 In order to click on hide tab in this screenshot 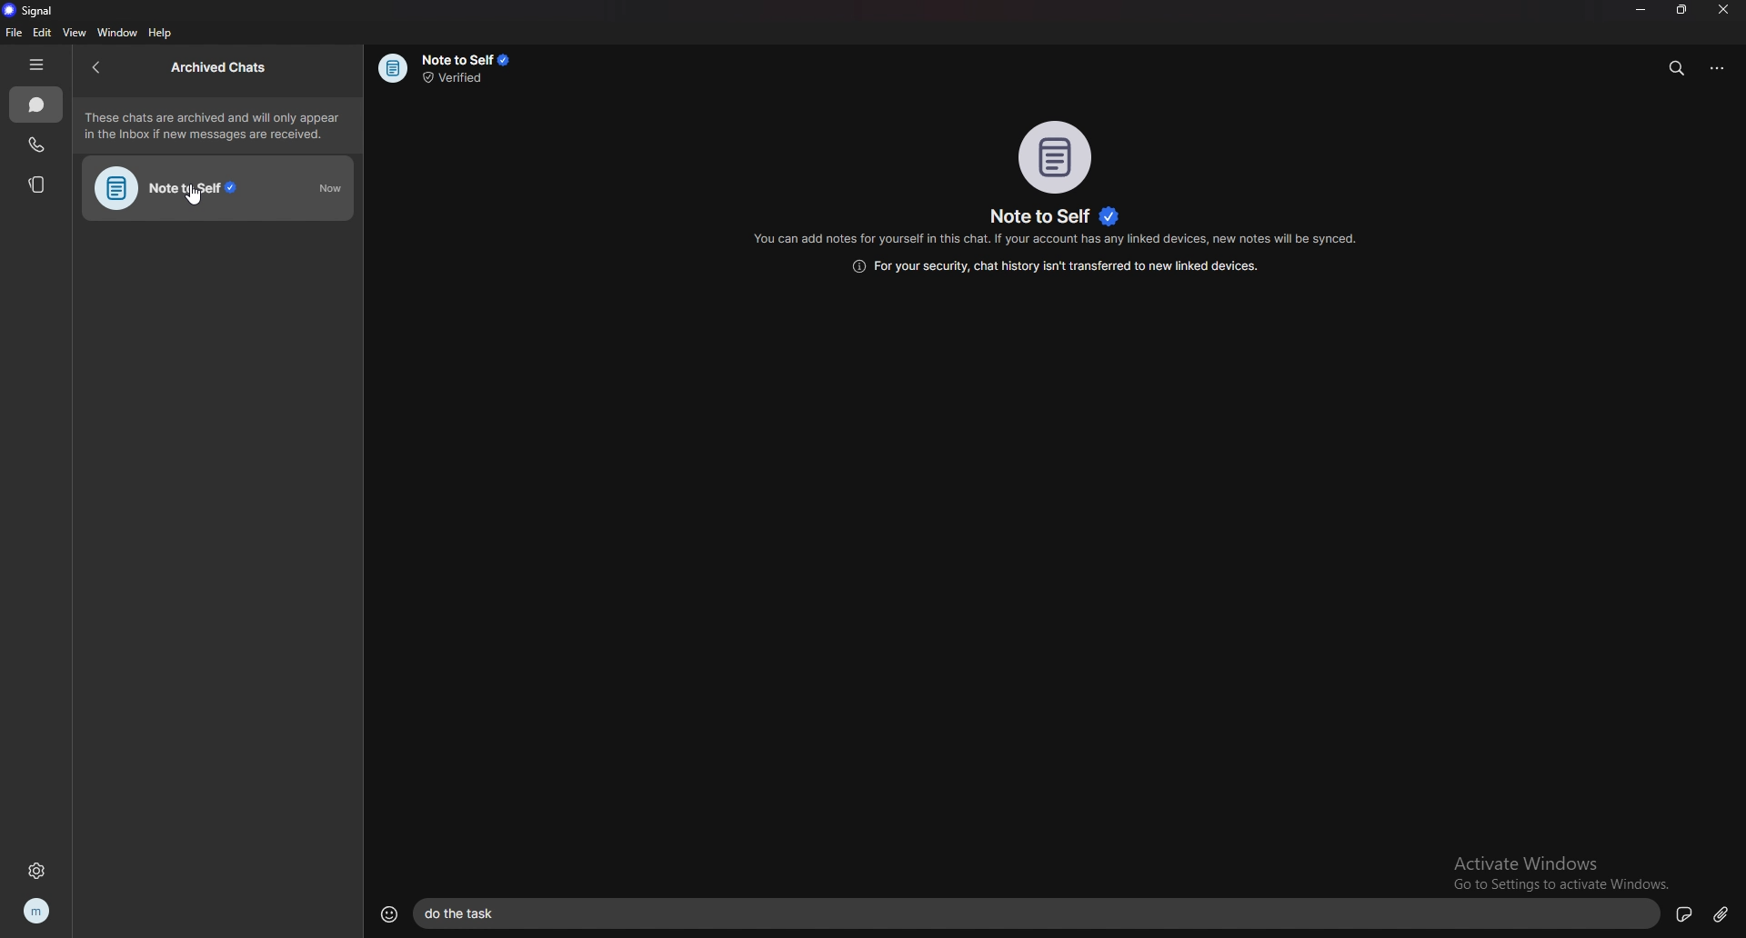, I will do `click(35, 65)`.